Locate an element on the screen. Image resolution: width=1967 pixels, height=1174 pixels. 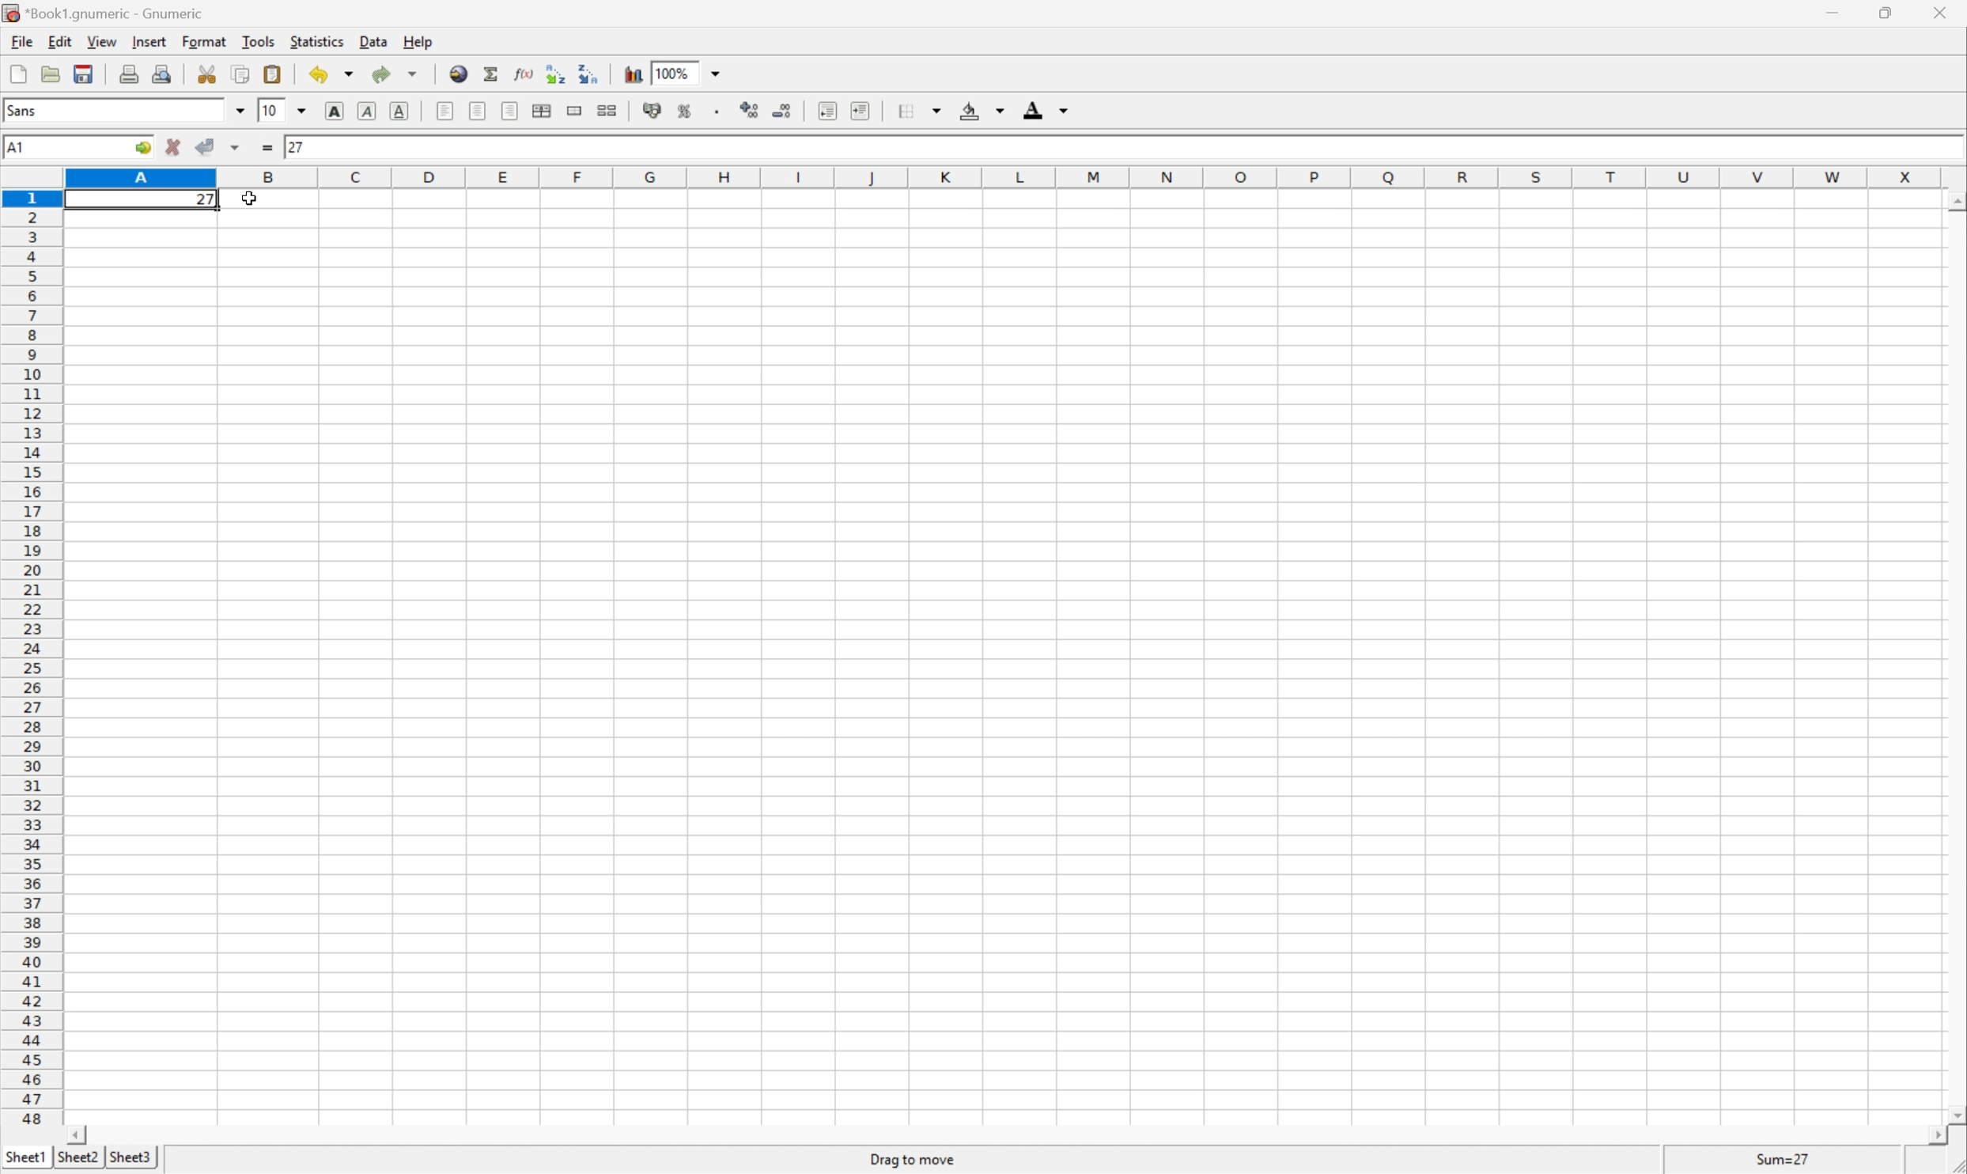
Help is located at coordinates (419, 42).